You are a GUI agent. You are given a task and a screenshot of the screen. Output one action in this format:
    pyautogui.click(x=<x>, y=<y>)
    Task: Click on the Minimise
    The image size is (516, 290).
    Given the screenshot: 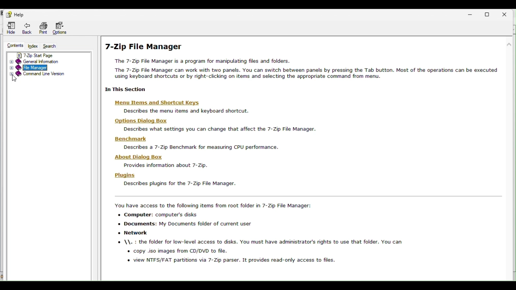 What is the action you would take?
    pyautogui.click(x=474, y=13)
    